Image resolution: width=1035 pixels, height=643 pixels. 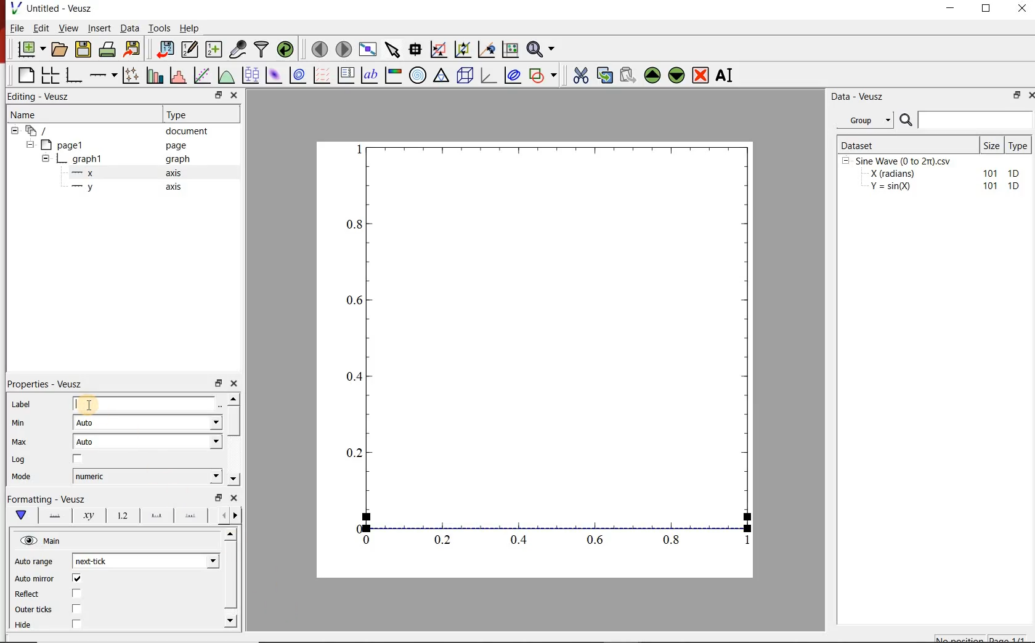 What do you see at coordinates (134, 49) in the screenshot?
I see `export to graphics` at bounding box center [134, 49].